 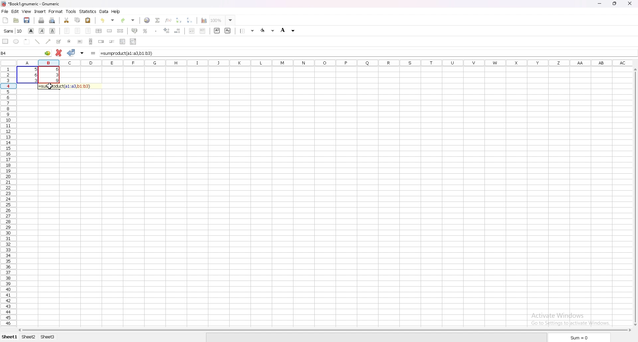 I want to click on slider, so click(x=112, y=42).